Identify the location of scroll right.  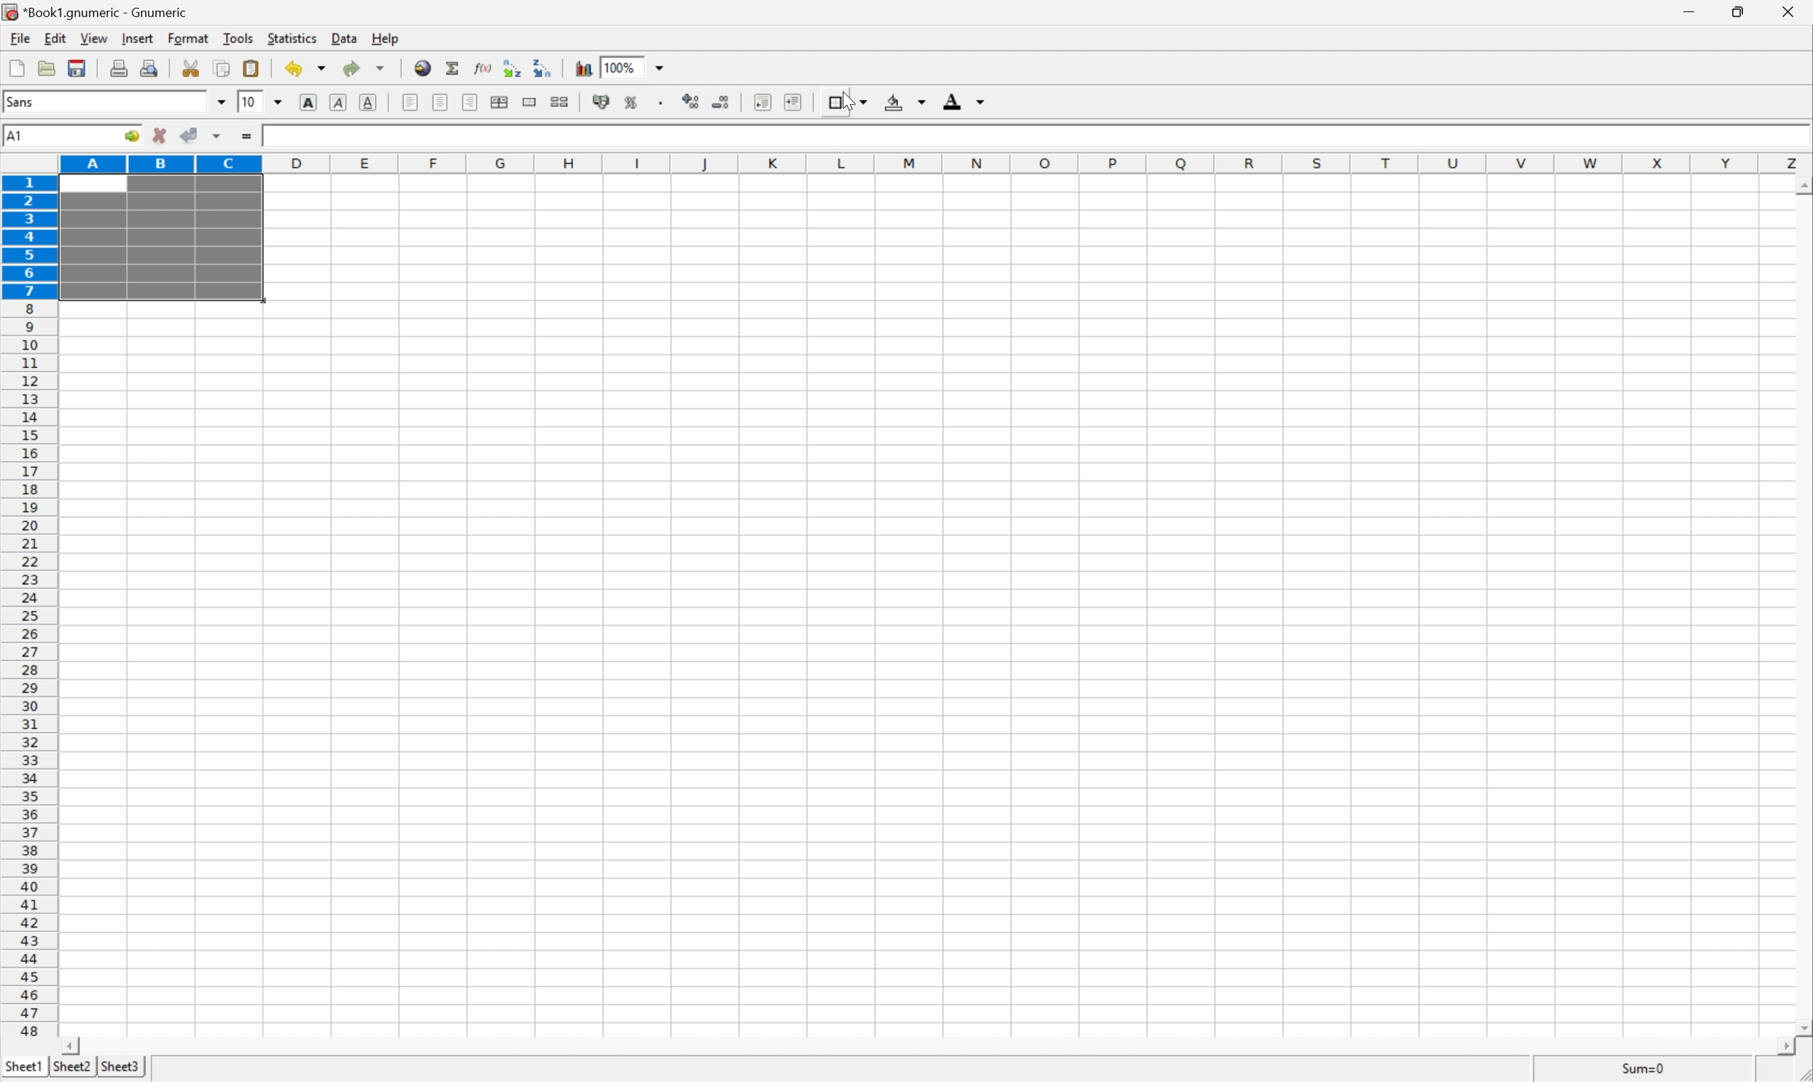
(1790, 1054).